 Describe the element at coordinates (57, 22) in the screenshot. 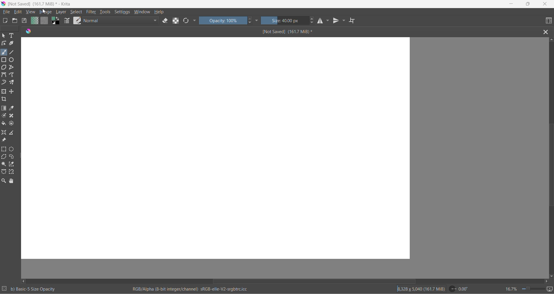

I see `swap foreground and background colors` at that location.